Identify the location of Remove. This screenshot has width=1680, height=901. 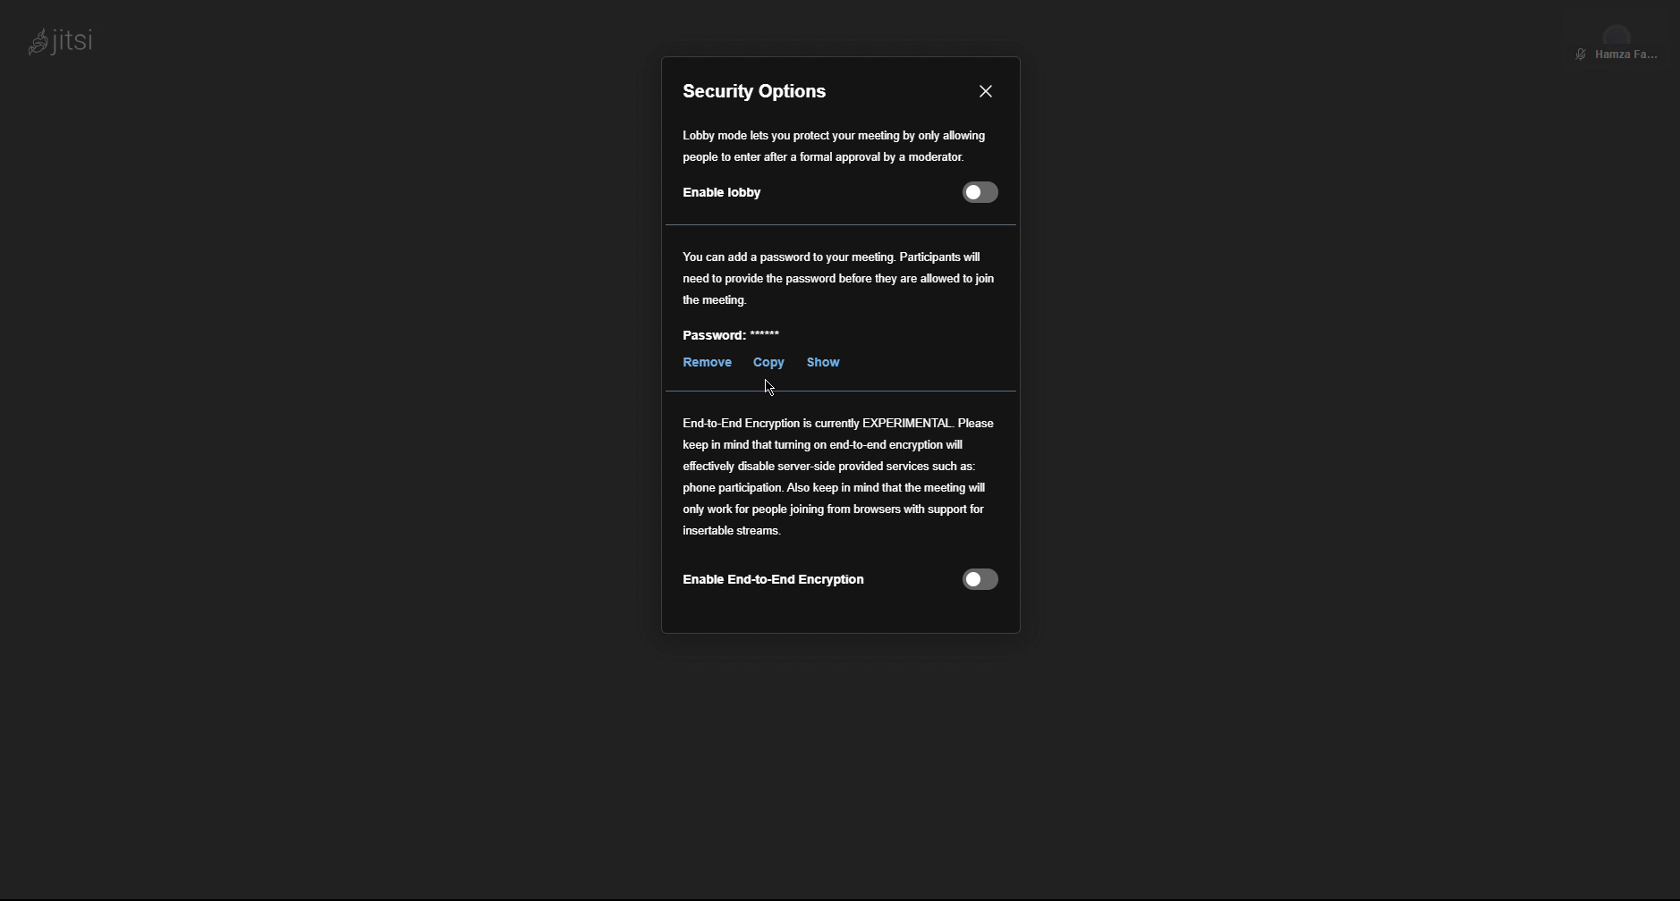
(706, 362).